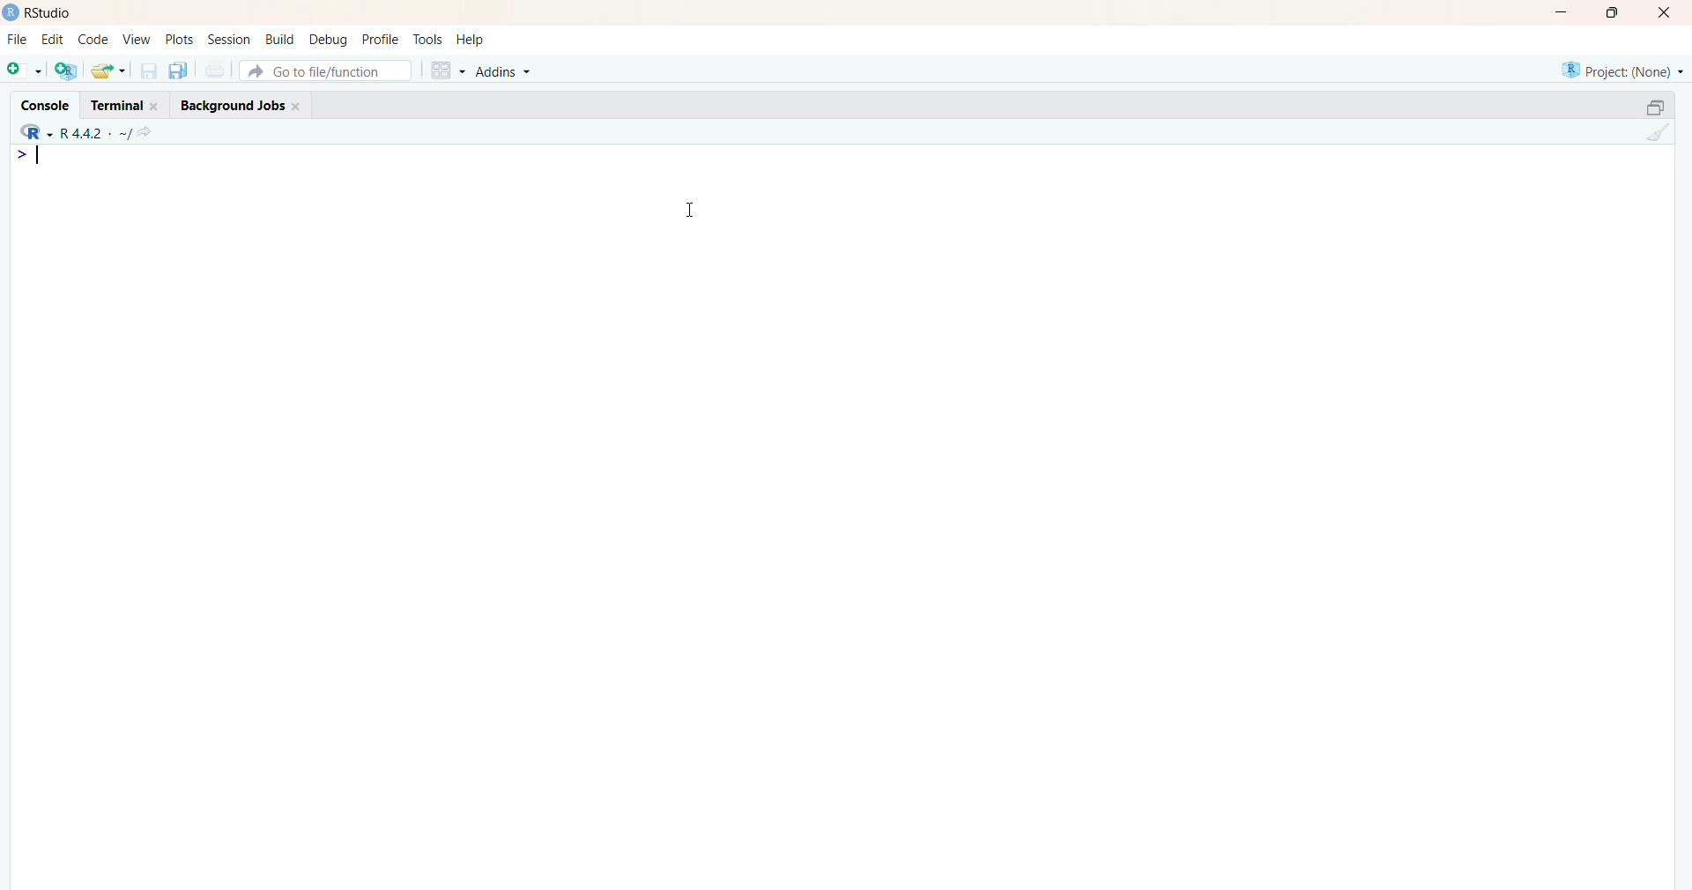 This screenshot has height=890, width=1692. What do you see at coordinates (241, 105) in the screenshot?
I see `background jobs` at bounding box center [241, 105].